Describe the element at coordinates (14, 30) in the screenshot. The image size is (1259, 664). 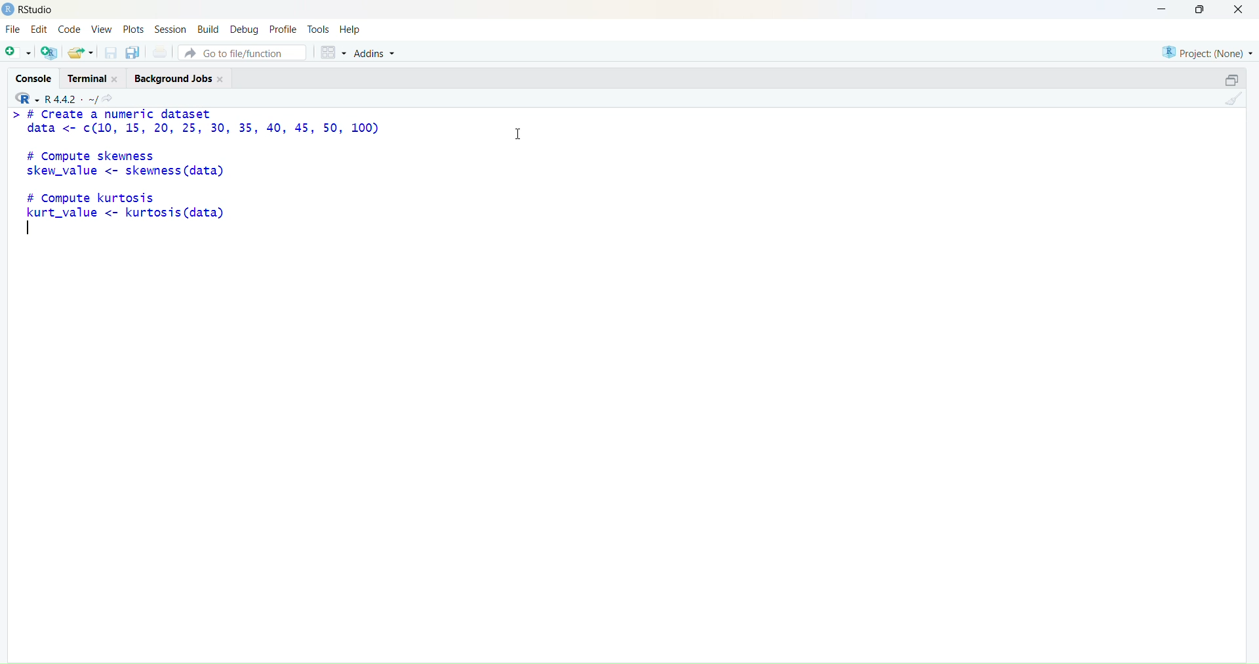
I see `File` at that location.